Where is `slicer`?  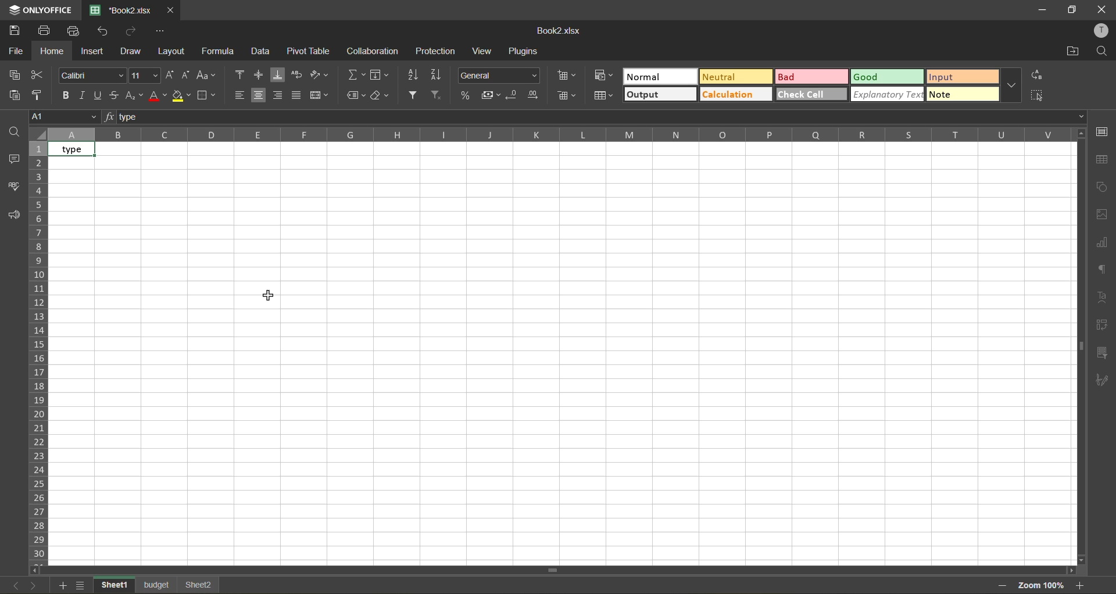 slicer is located at coordinates (1101, 355).